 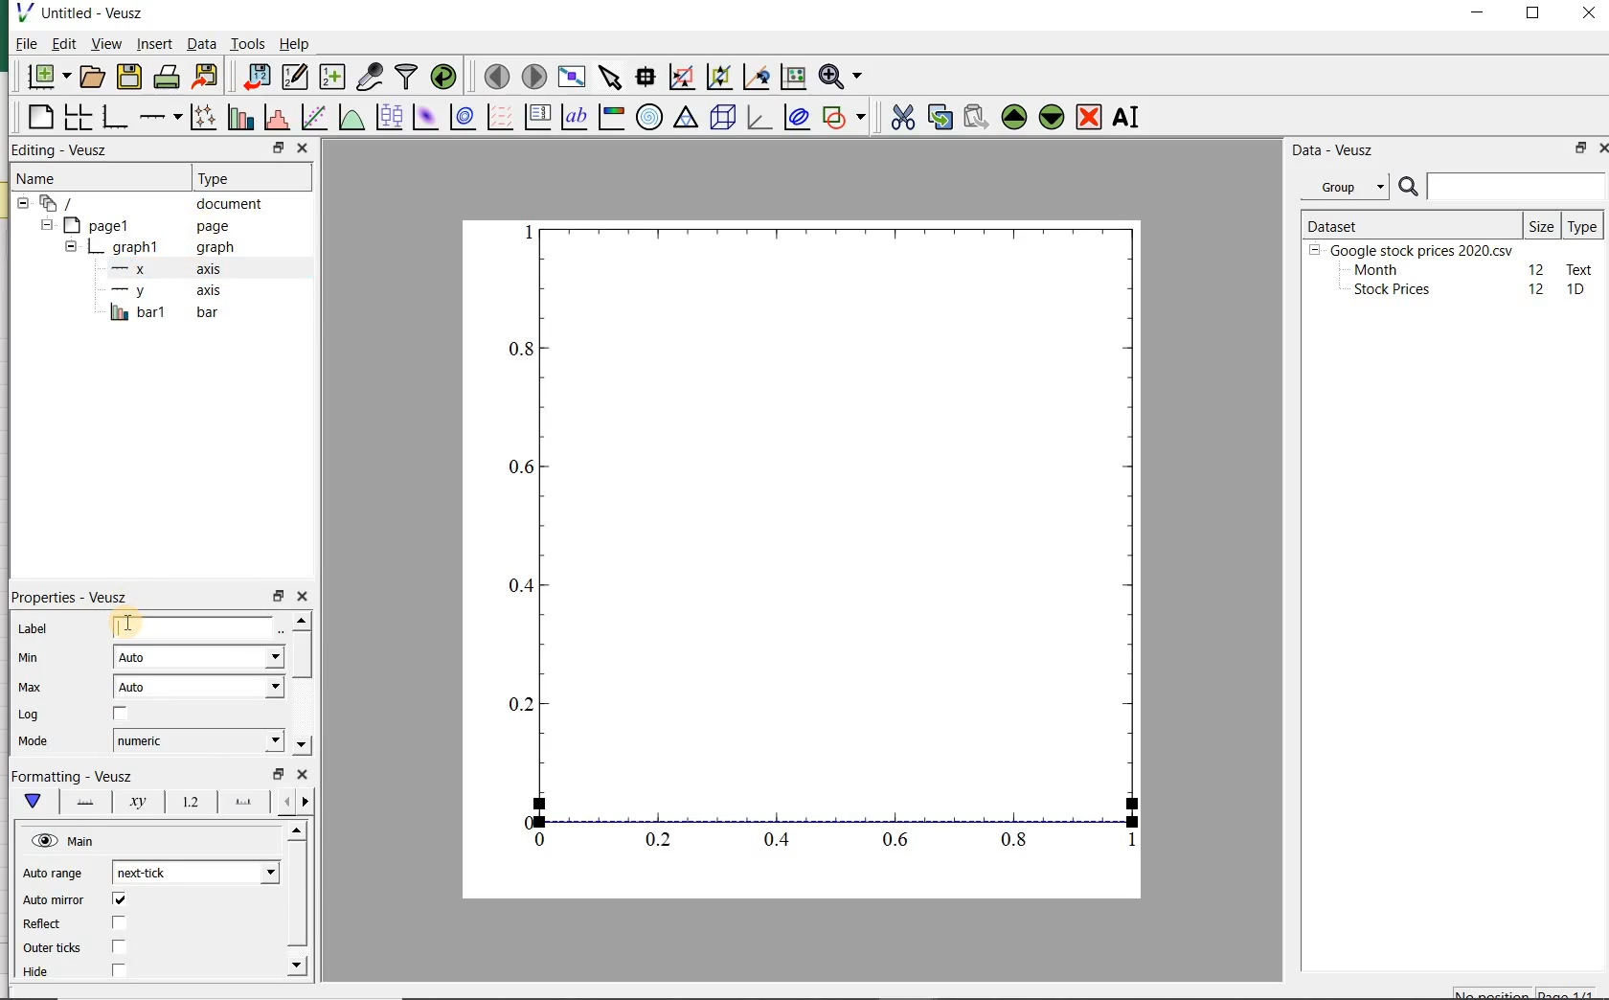 What do you see at coordinates (126, 625) in the screenshot?
I see `cursor` at bounding box center [126, 625].